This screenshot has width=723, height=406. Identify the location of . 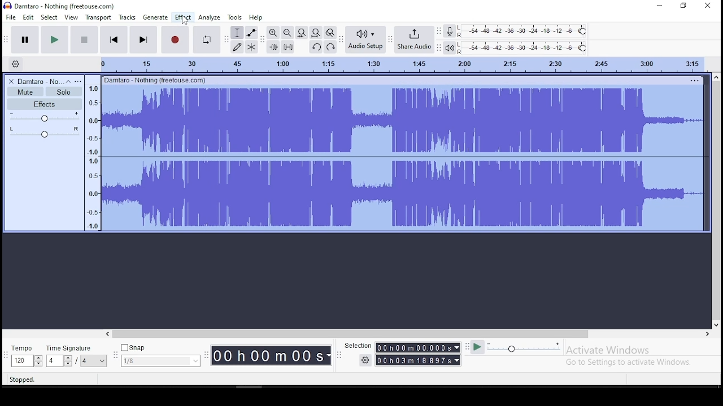
(339, 355).